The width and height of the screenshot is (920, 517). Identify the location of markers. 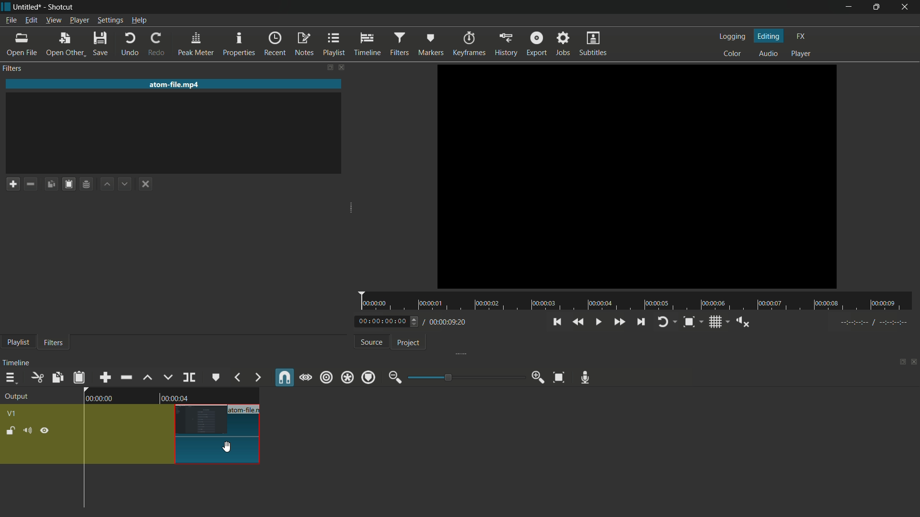
(431, 43).